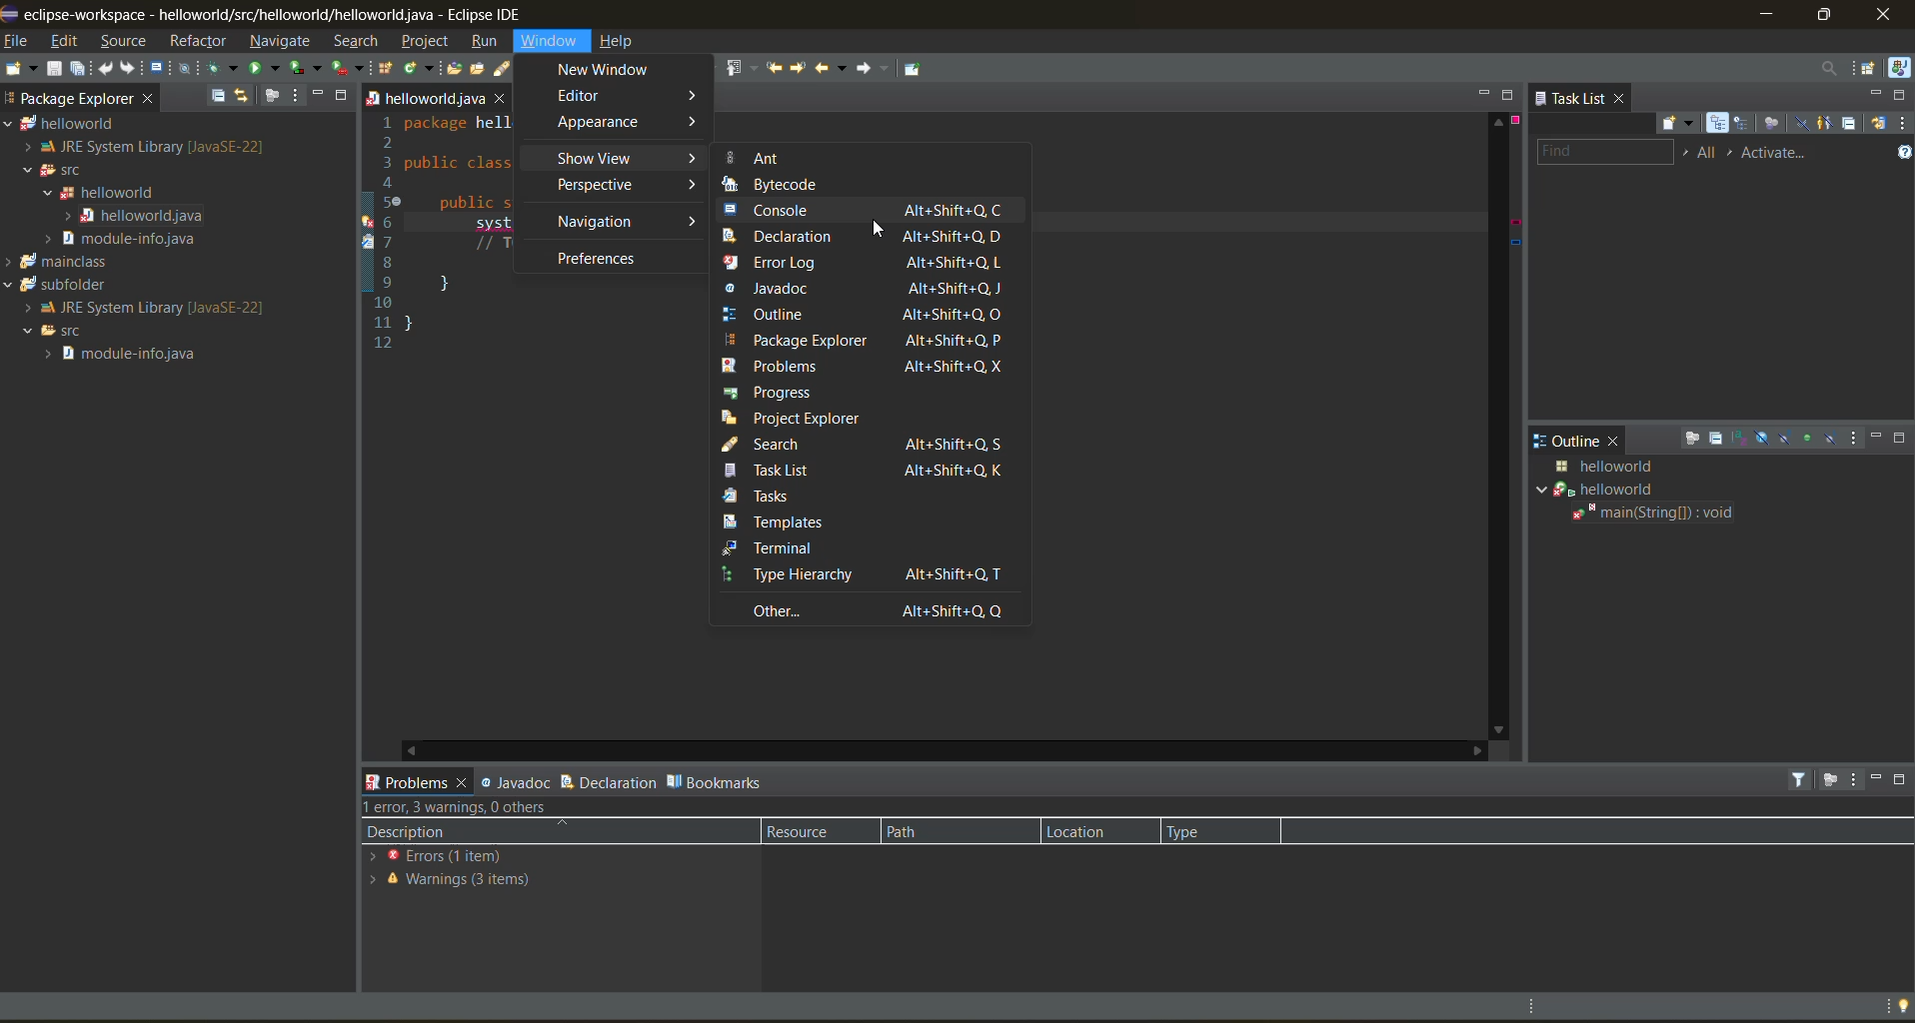  What do you see at coordinates (1799, 122) in the screenshot?
I see `hide completed tasks` at bounding box center [1799, 122].